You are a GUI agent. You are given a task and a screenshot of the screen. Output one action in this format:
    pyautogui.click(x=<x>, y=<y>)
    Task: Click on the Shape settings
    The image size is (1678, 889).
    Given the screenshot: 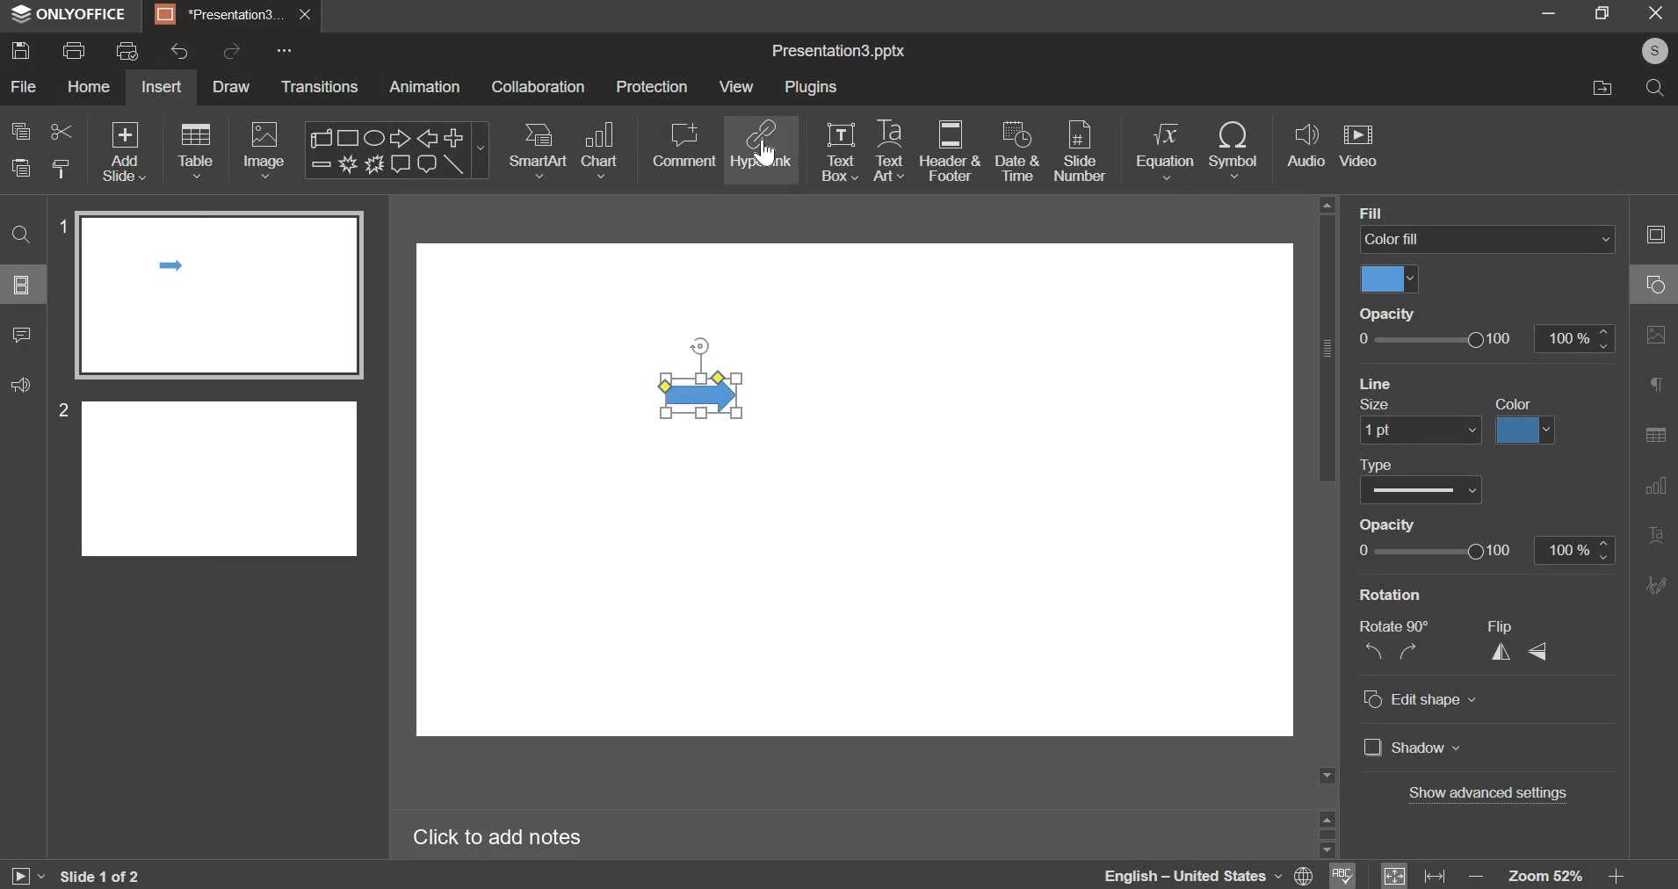 What is the action you would take?
    pyautogui.click(x=1655, y=284)
    